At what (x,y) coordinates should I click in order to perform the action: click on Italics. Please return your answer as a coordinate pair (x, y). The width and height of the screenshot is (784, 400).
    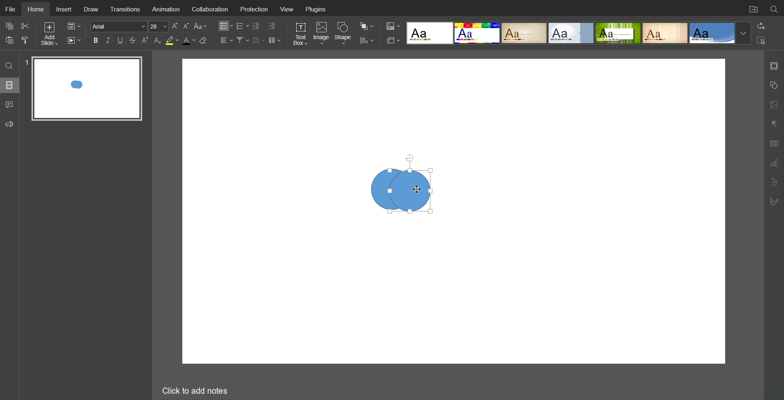
    Looking at the image, I should click on (108, 40).